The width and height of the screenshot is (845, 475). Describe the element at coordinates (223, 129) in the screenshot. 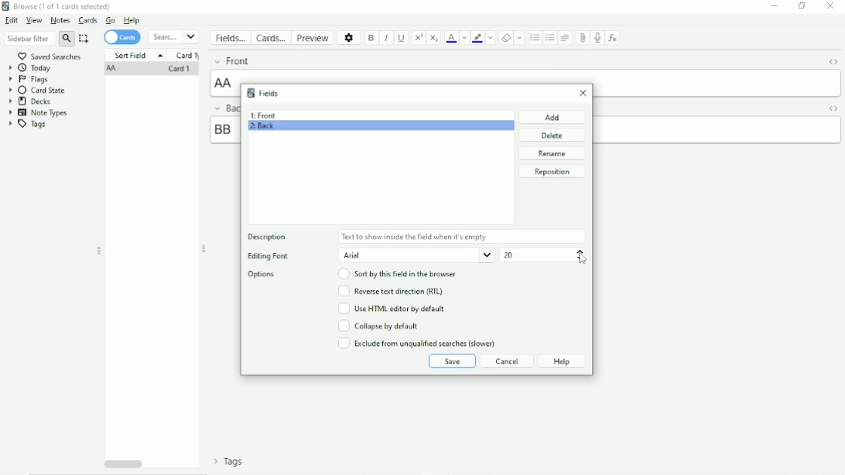

I see `BB` at that location.